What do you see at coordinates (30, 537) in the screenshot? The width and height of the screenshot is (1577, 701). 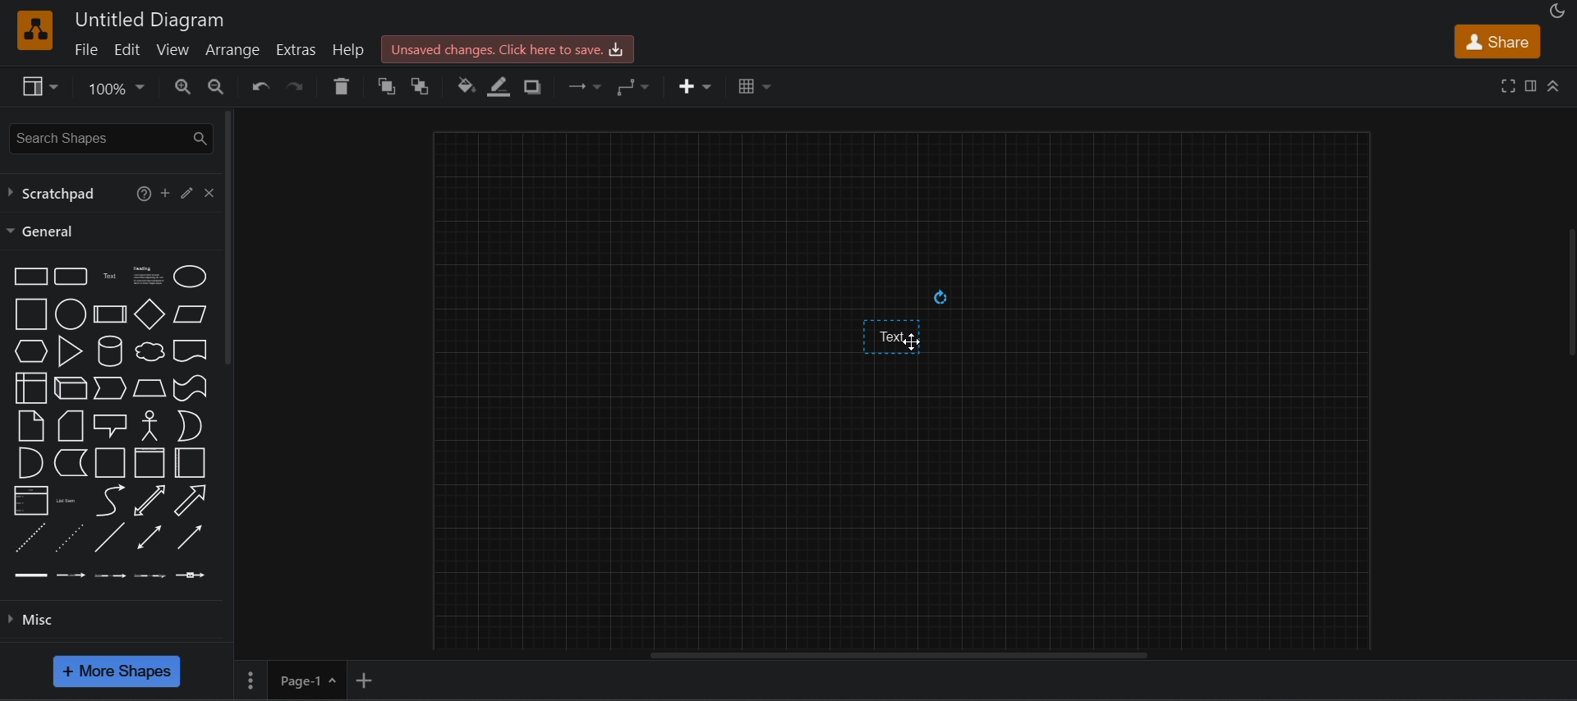 I see `Dashed line` at bounding box center [30, 537].